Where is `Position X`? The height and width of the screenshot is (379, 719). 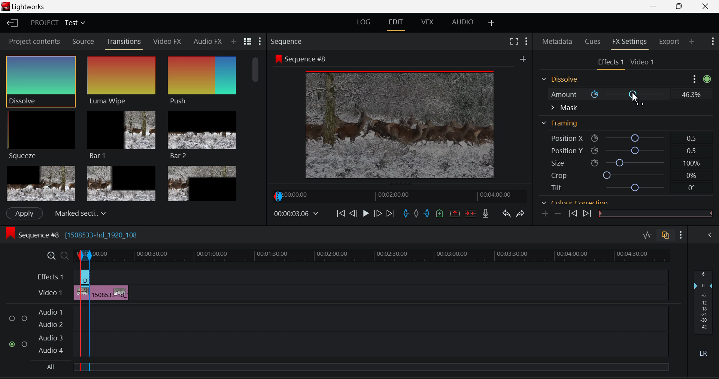 Position X is located at coordinates (622, 137).